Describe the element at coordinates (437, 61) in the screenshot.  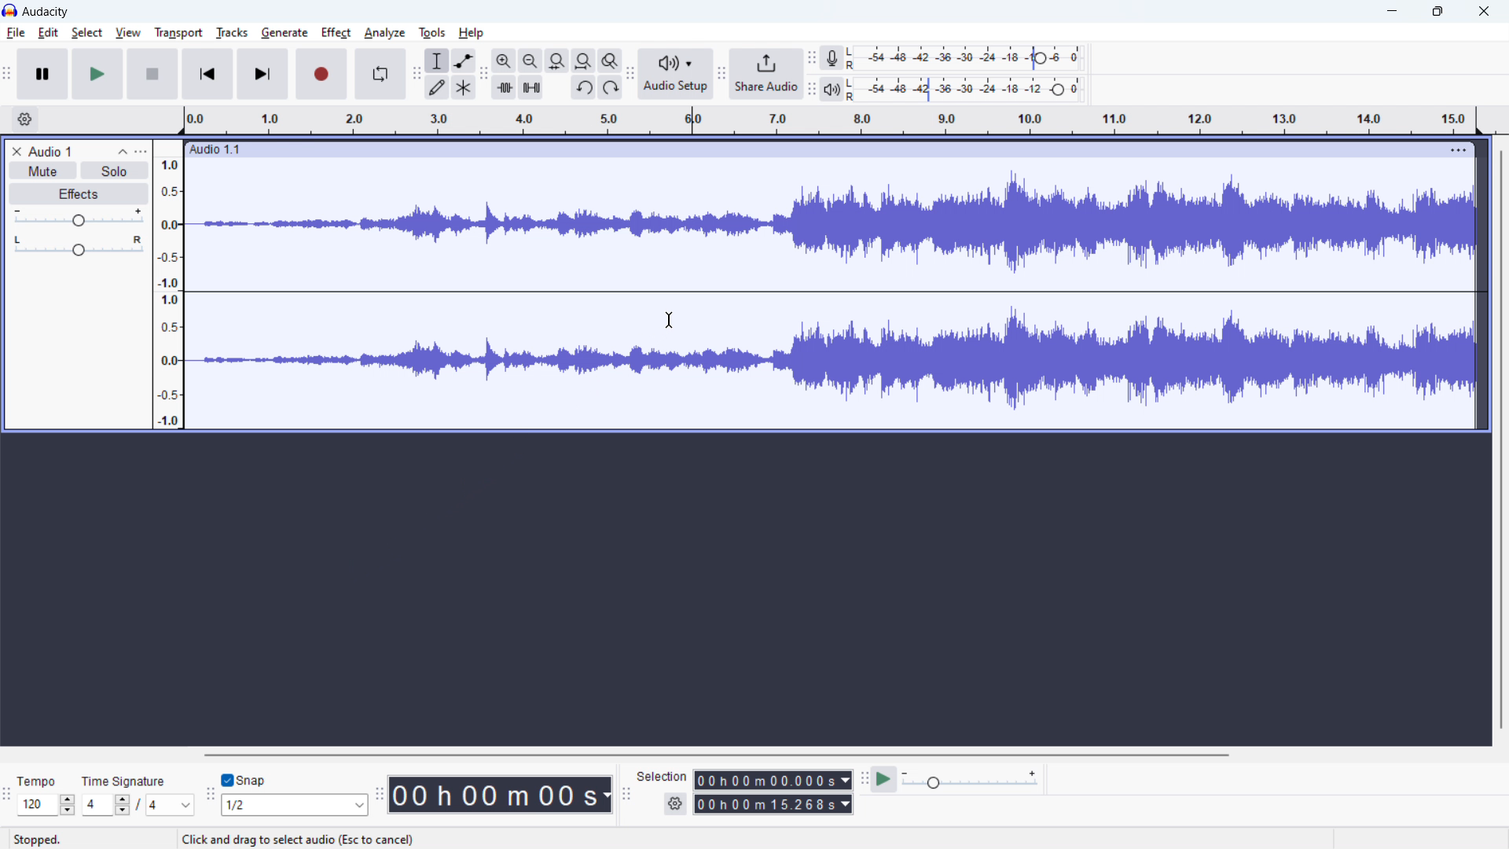
I see `selection tool` at that location.